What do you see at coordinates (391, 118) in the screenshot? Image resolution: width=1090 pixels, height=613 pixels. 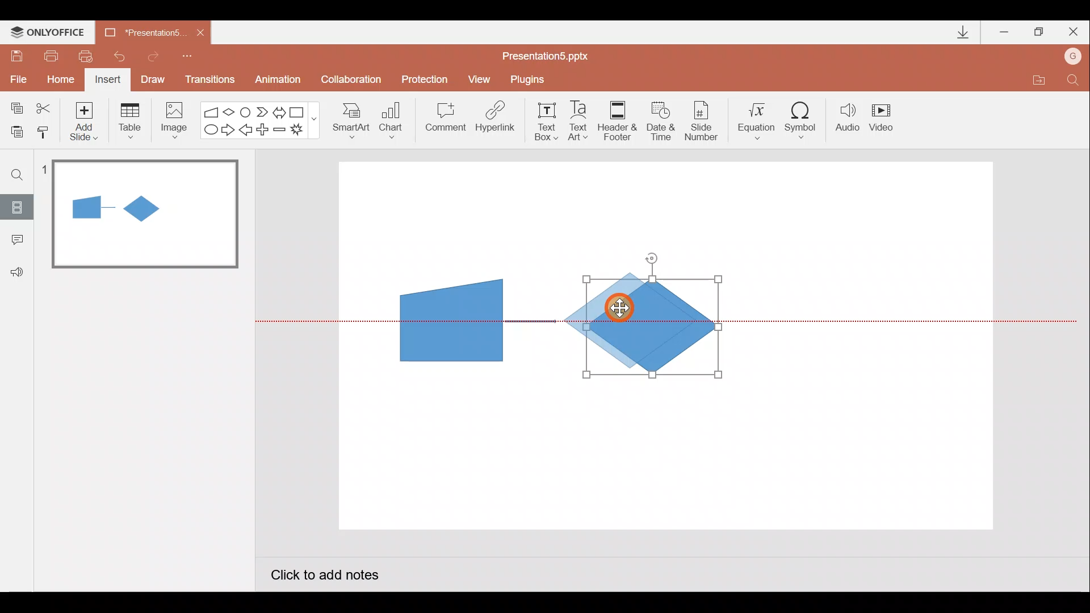 I see `Chart` at bounding box center [391, 118].